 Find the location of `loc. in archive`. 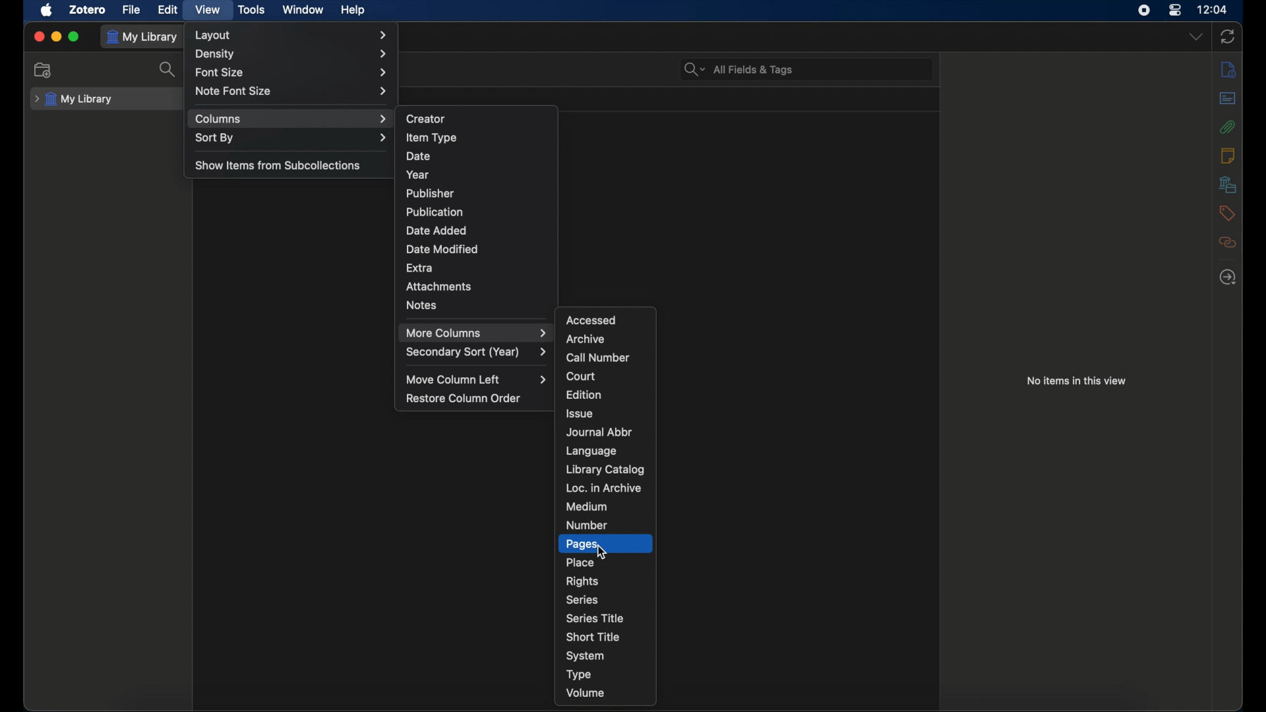

loc. in archive is located at coordinates (604, 487).